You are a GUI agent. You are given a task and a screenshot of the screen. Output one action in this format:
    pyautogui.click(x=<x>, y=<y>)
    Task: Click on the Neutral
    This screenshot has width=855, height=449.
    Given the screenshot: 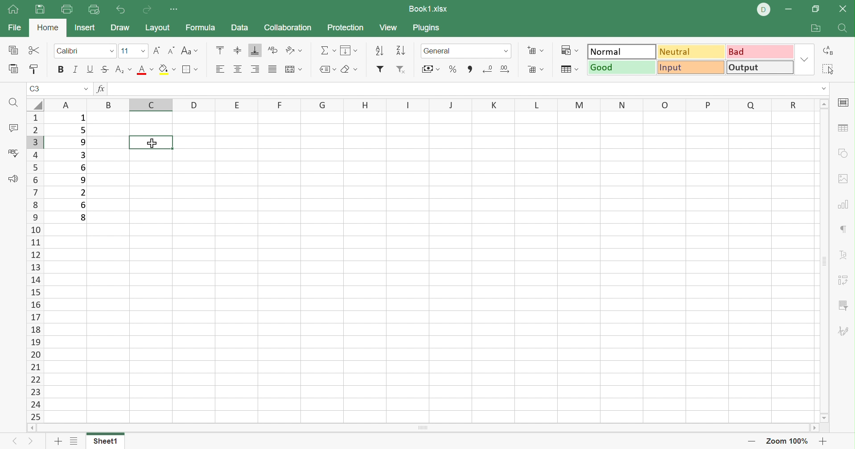 What is the action you would take?
    pyautogui.click(x=691, y=52)
    